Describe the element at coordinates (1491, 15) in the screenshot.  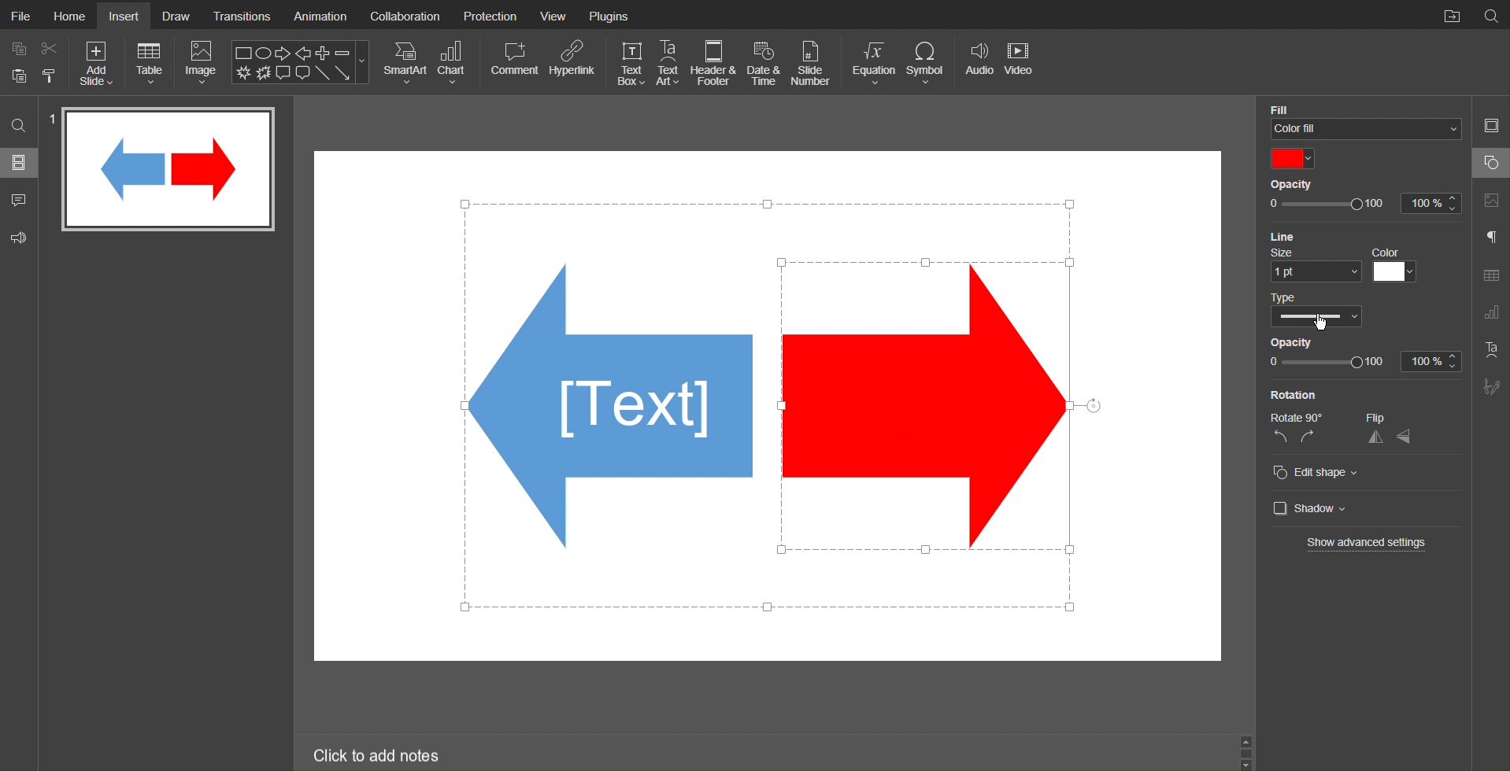
I see `Search` at that location.